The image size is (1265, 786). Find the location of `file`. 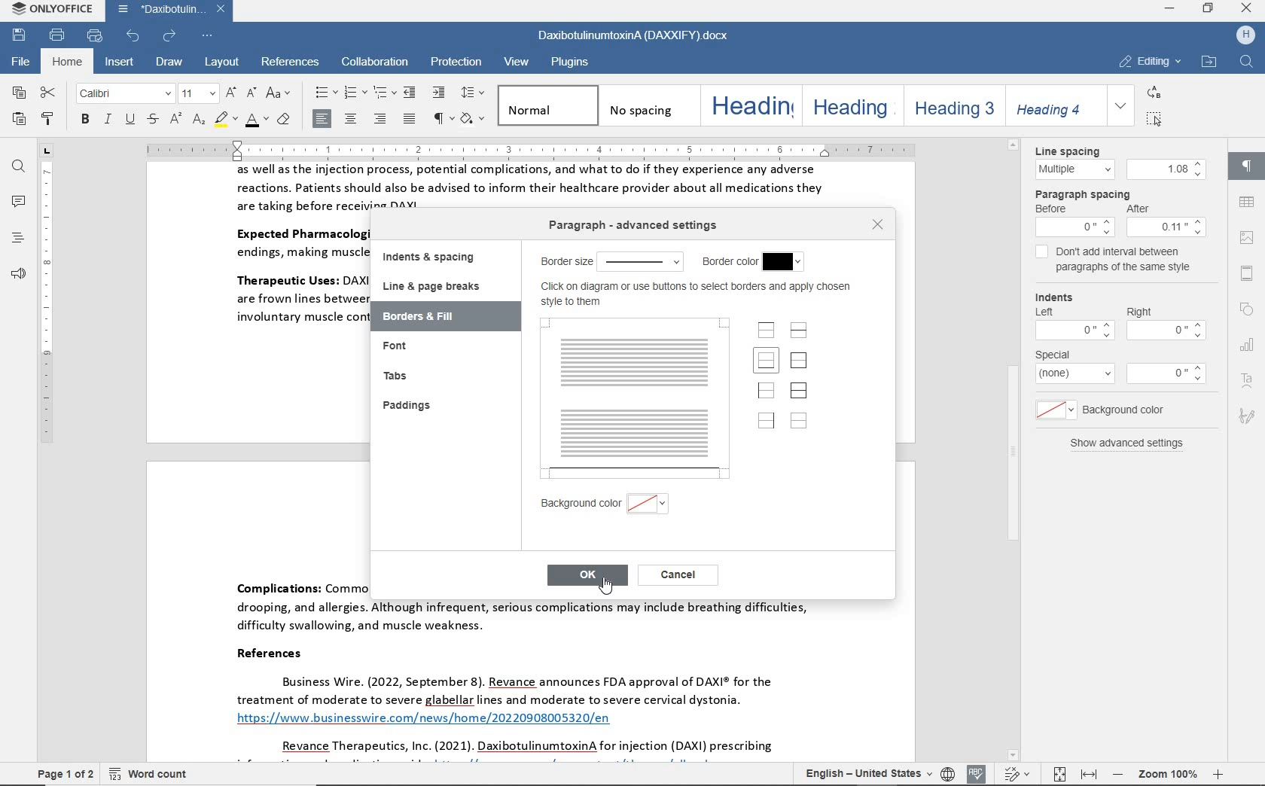

file is located at coordinates (22, 62).